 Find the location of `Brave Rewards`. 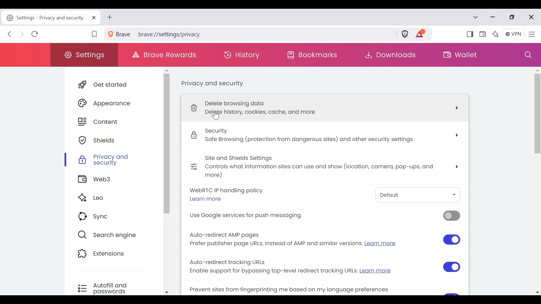

Brave Rewards is located at coordinates (165, 54).